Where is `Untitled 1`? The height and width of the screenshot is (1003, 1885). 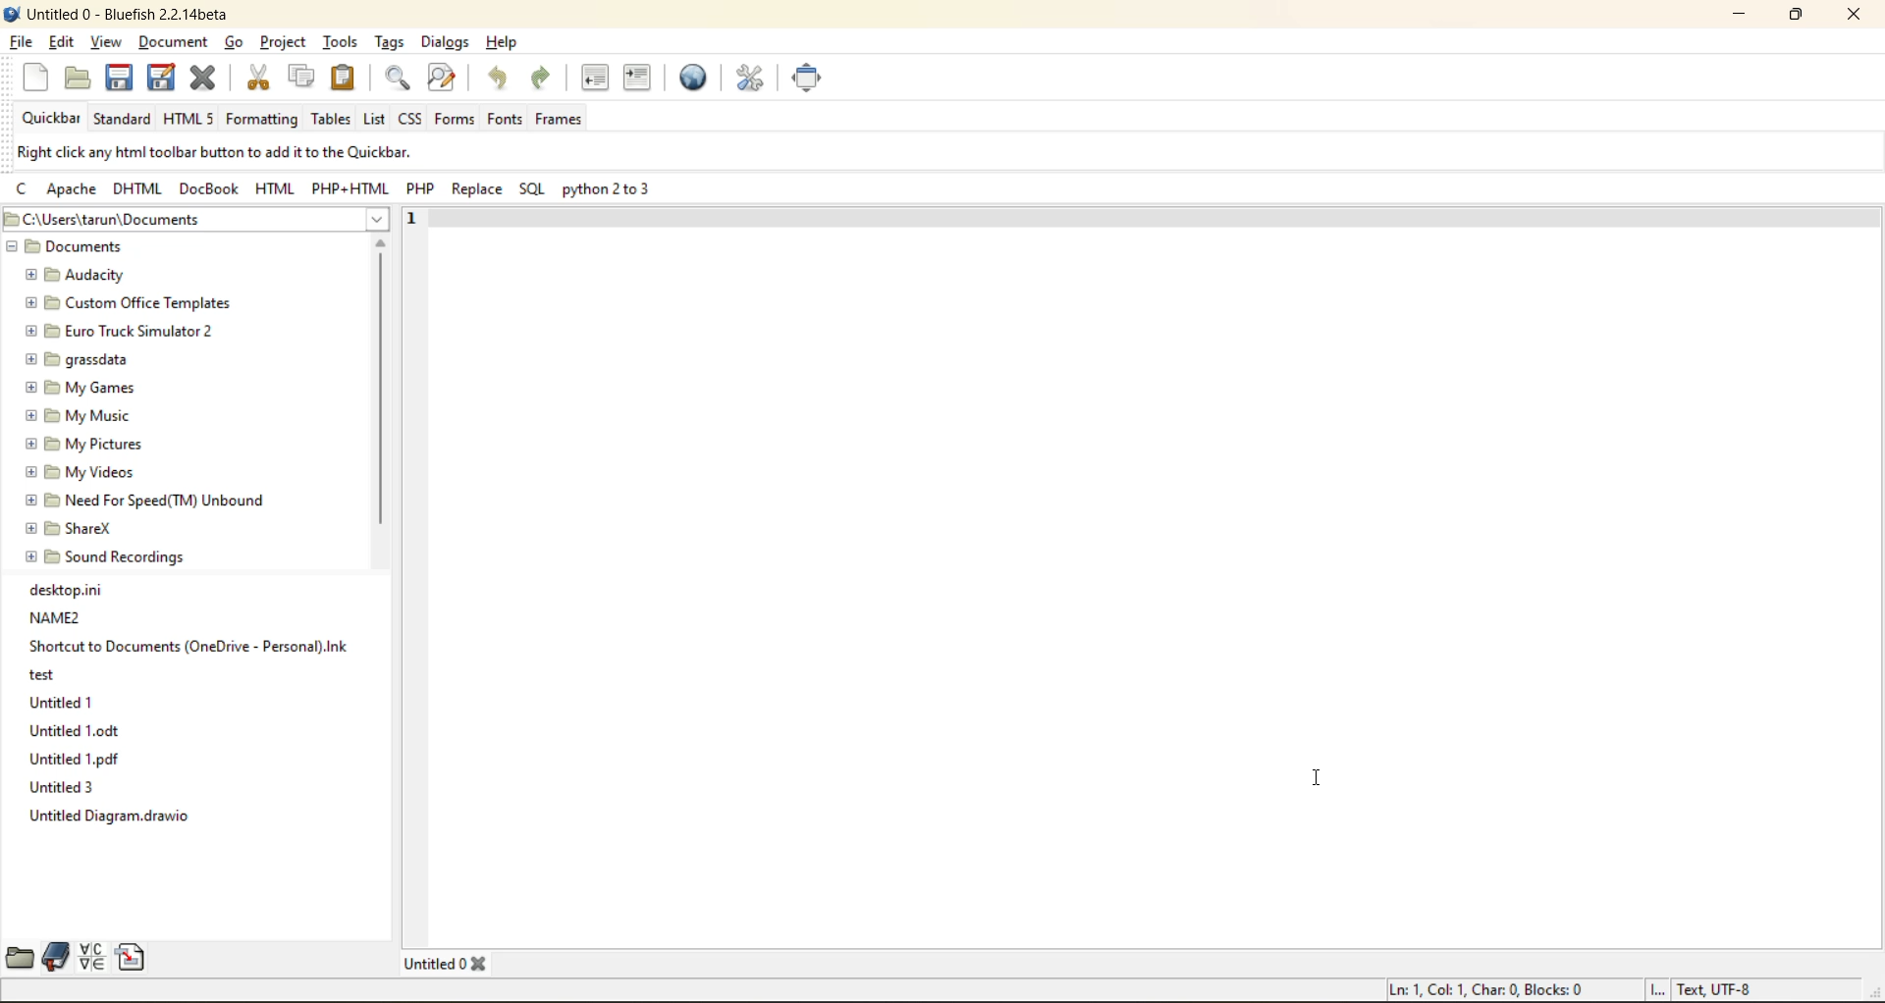 Untitled 1 is located at coordinates (60, 701).